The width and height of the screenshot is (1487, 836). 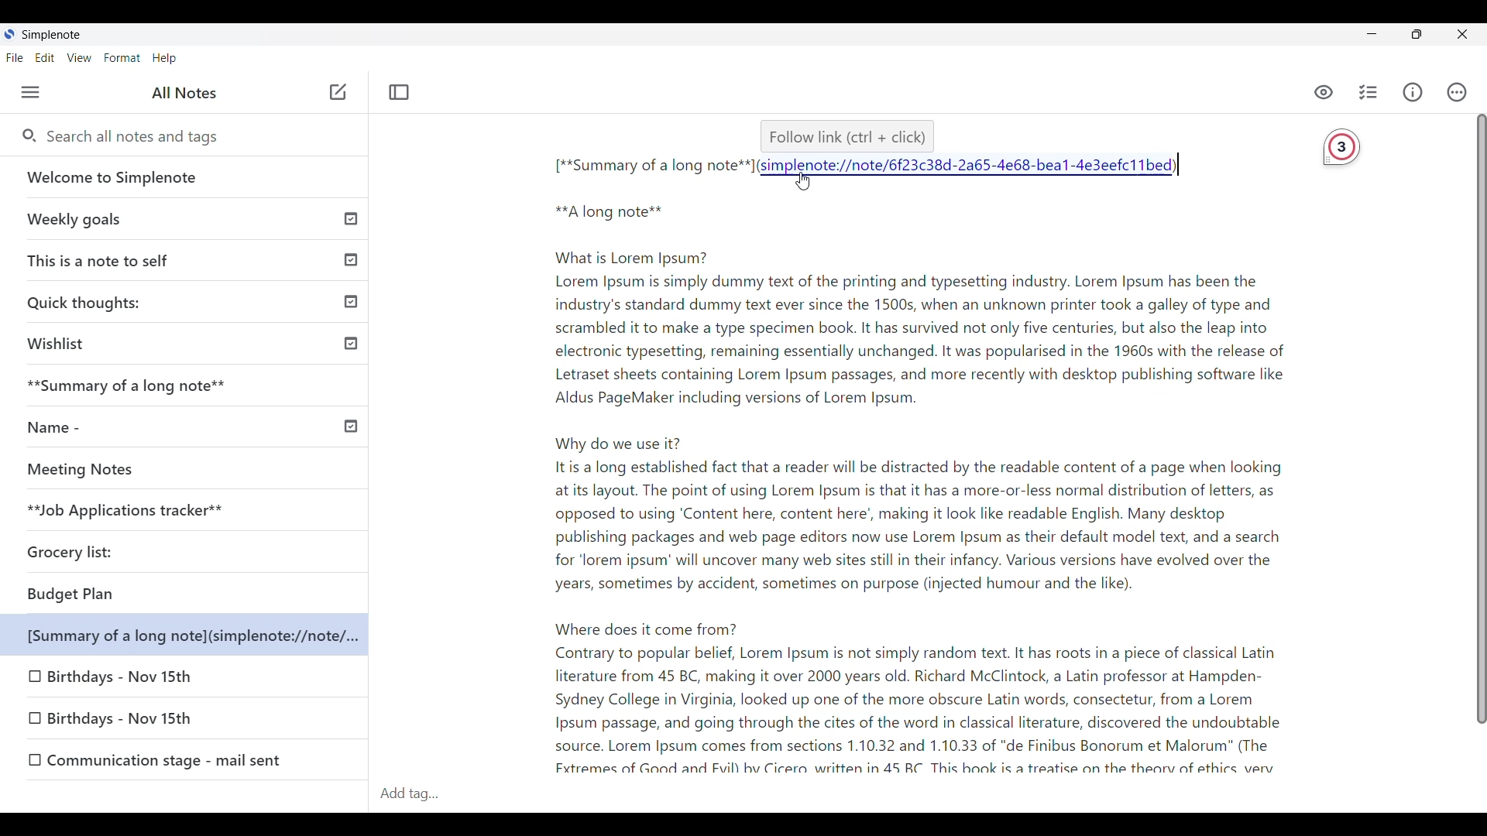 What do you see at coordinates (31, 92) in the screenshot?
I see `Menu` at bounding box center [31, 92].